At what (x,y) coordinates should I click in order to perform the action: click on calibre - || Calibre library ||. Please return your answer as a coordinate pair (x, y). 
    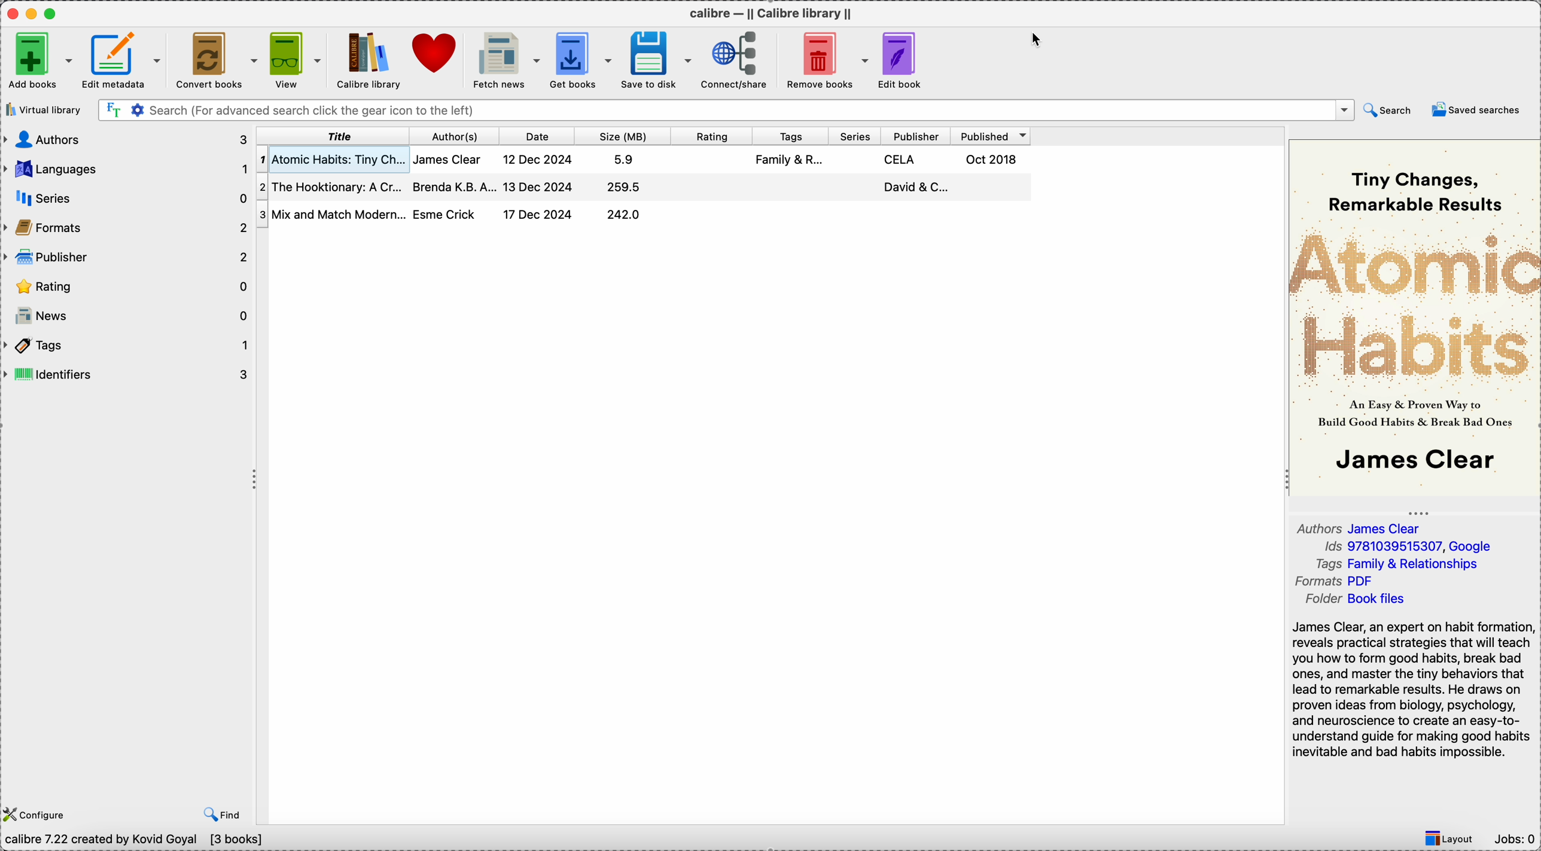
    Looking at the image, I should click on (772, 12).